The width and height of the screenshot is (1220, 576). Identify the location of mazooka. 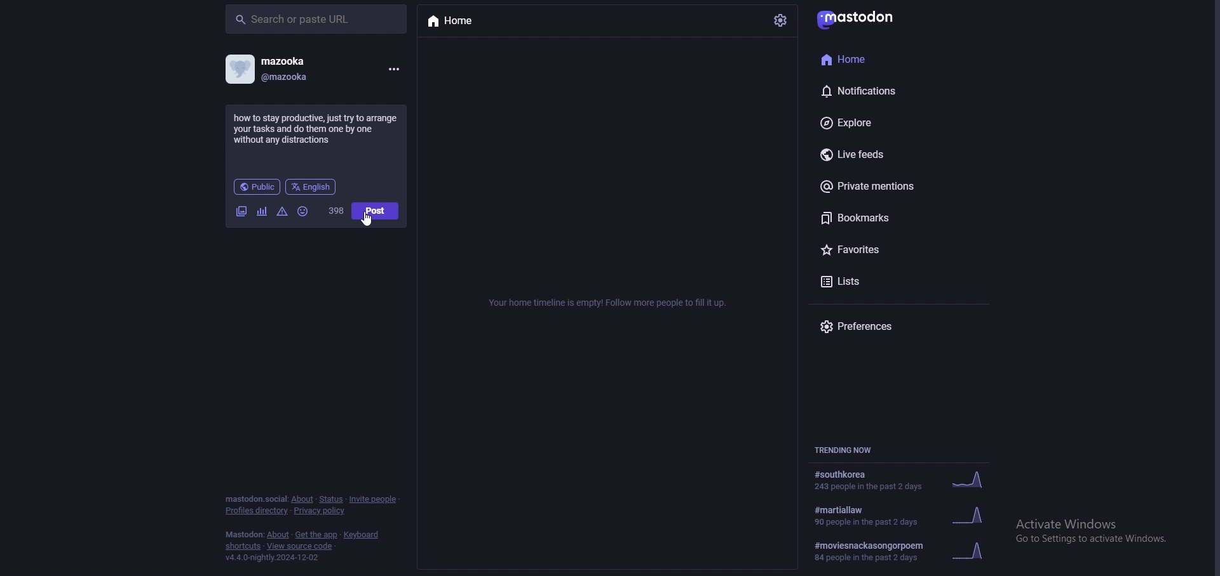
(302, 59).